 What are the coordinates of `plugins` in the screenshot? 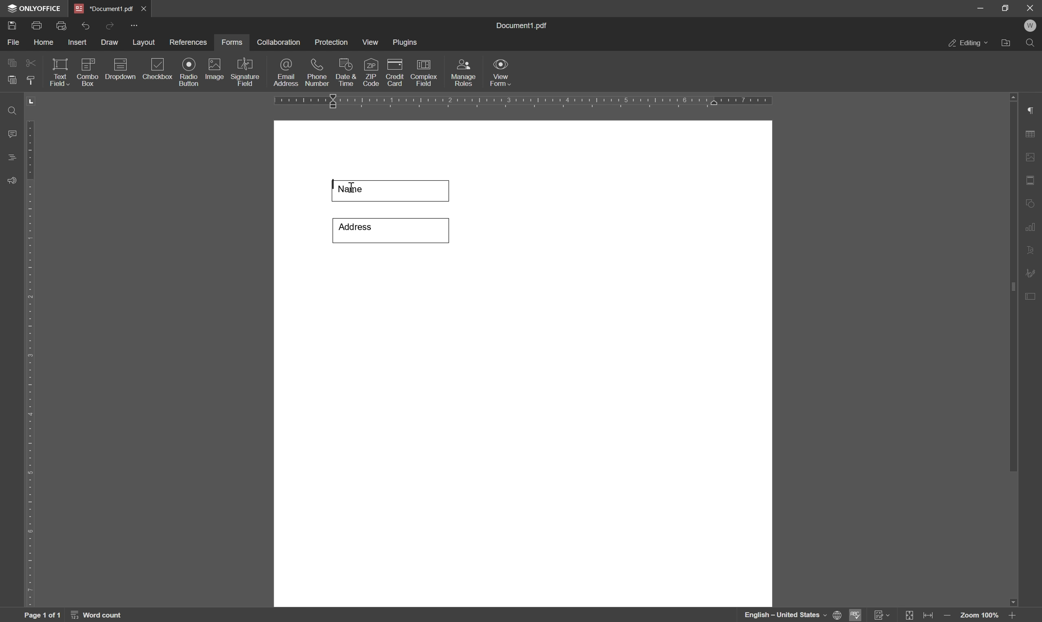 It's located at (406, 43).